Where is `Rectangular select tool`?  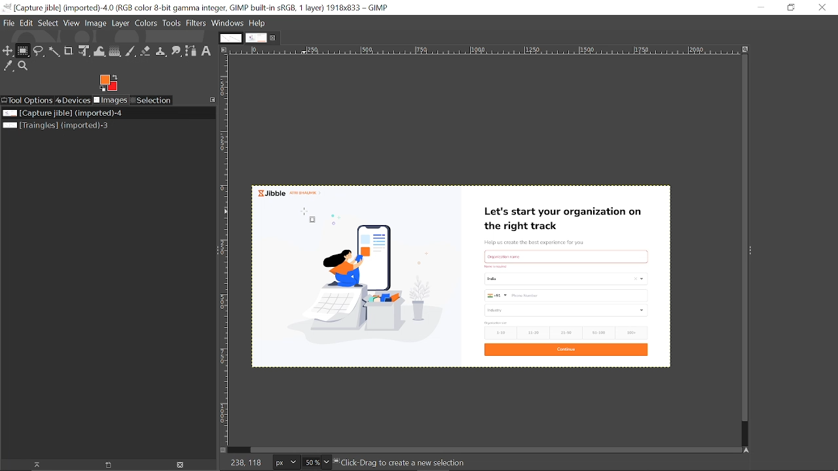
Rectangular select tool is located at coordinates (24, 52).